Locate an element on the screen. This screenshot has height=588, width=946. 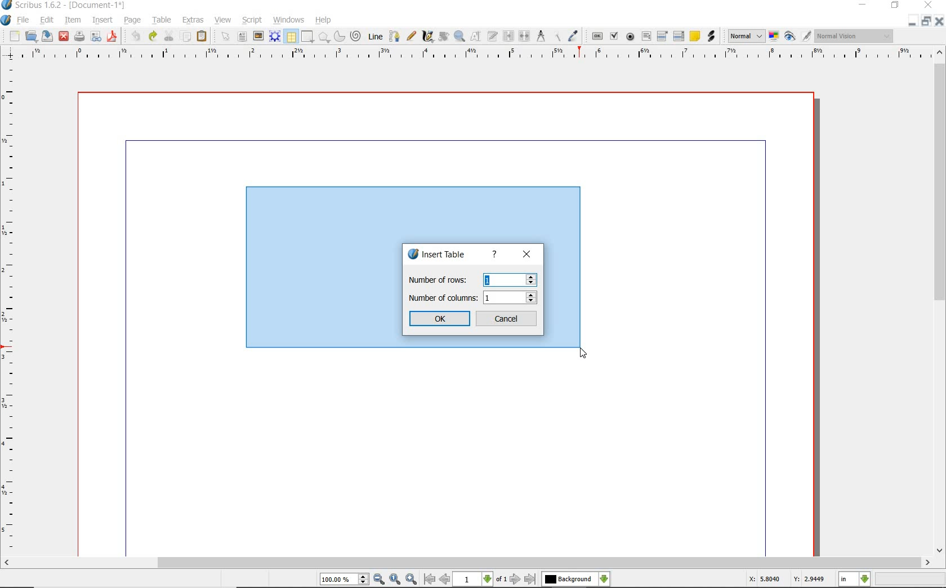
link text frames is located at coordinates (509, 36).